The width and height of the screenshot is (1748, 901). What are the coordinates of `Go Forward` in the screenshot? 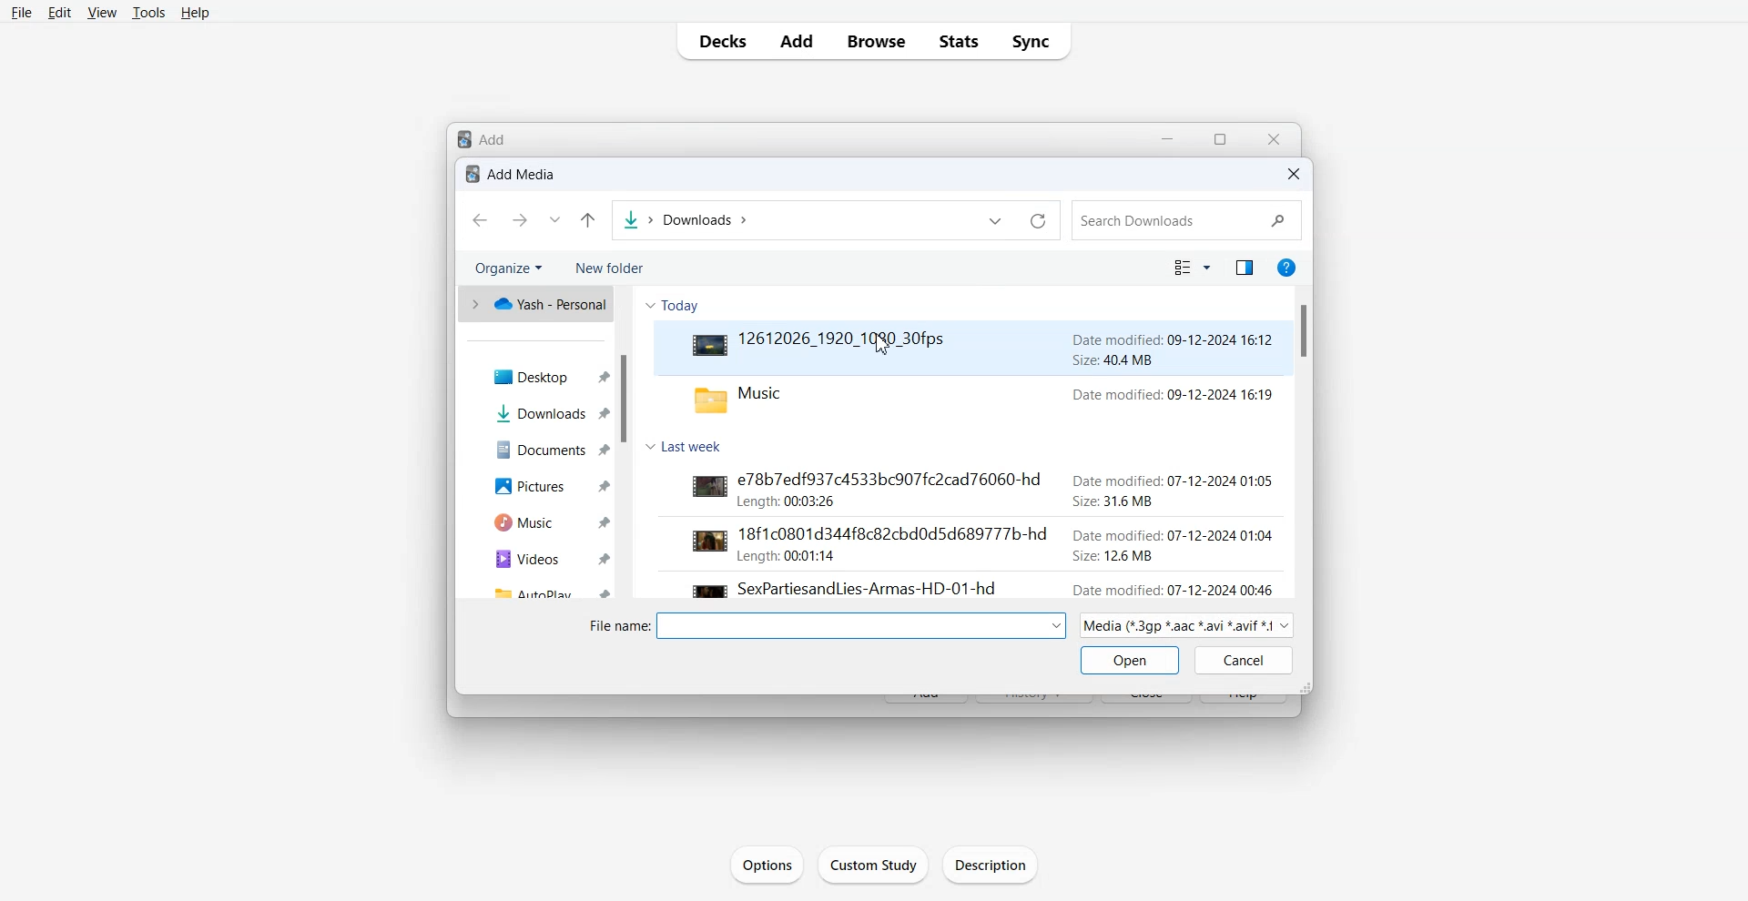 It's located at (517, 221).